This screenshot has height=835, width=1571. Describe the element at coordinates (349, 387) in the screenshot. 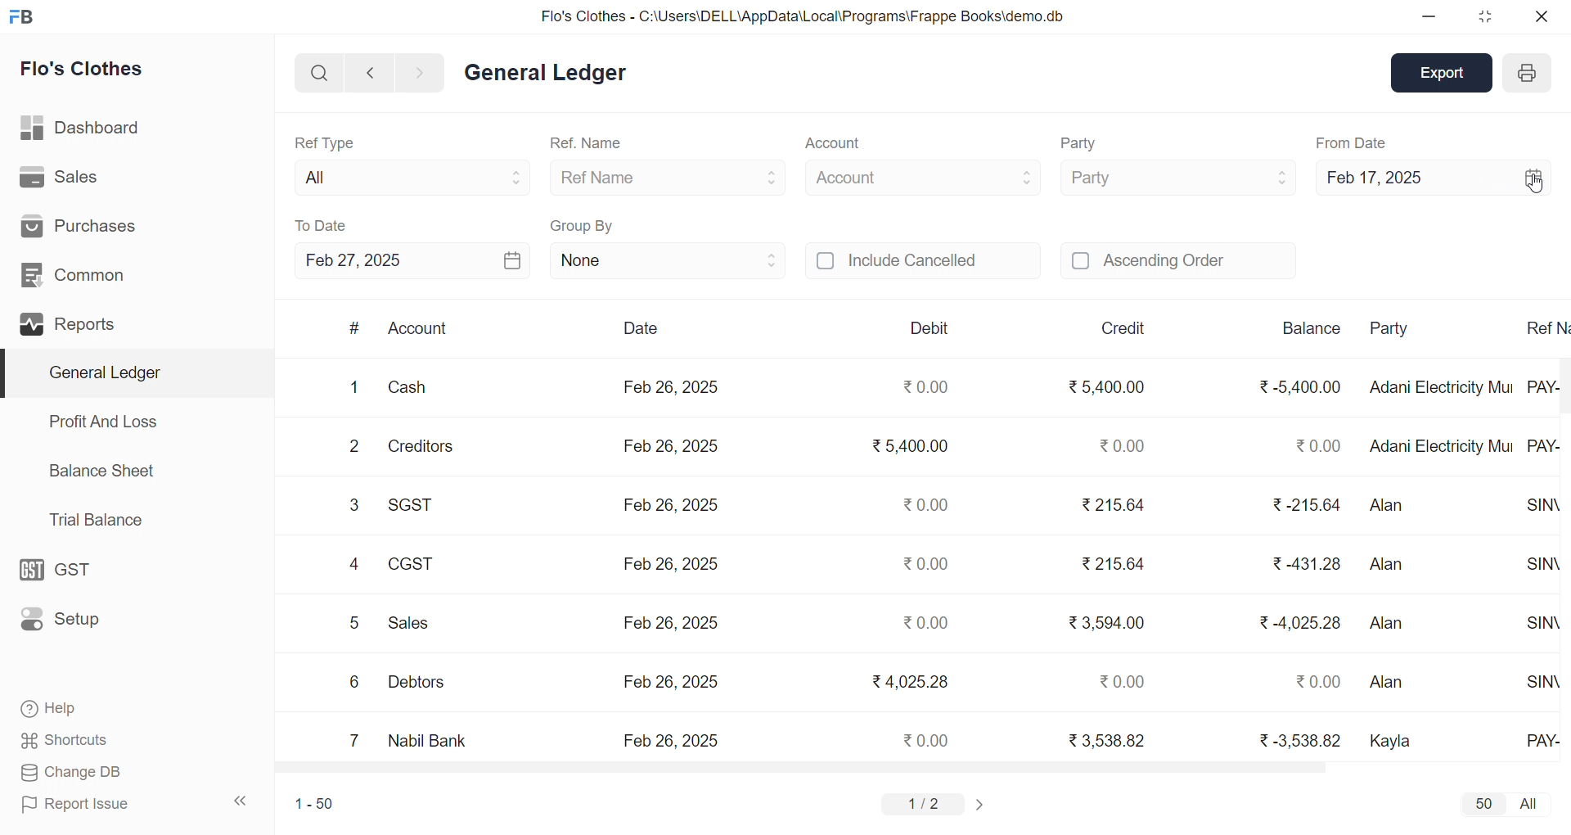

I see `1` at that location.